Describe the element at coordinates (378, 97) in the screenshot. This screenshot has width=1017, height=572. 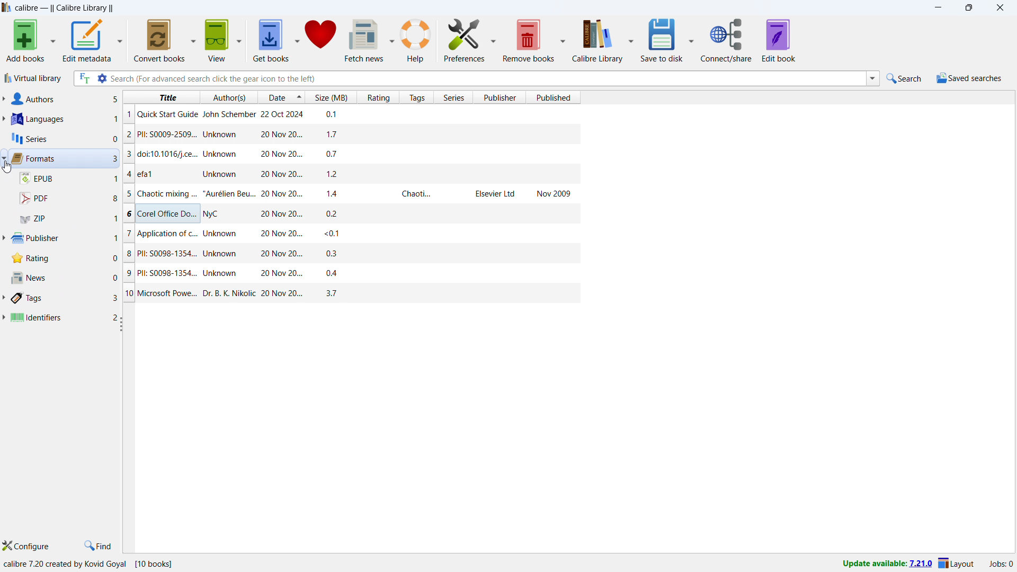
I see `sort by rating` at that location.